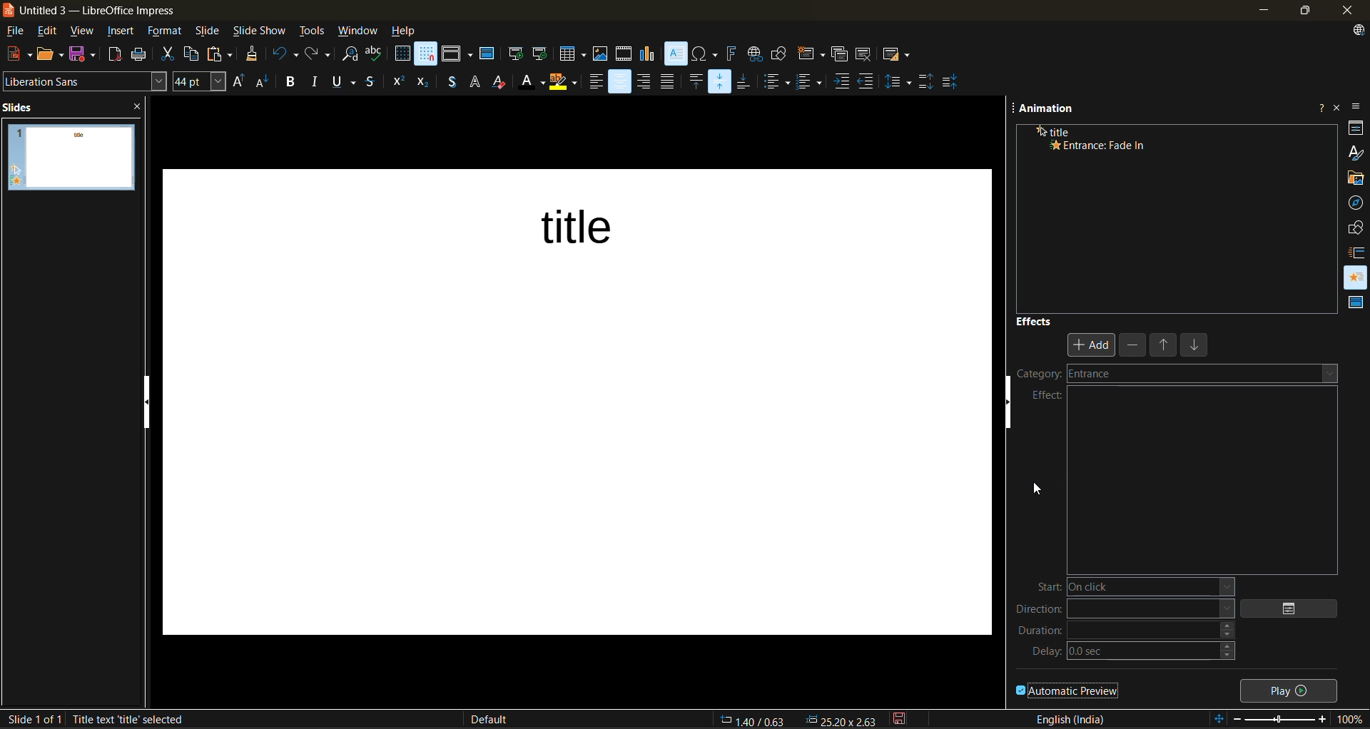 This screenshot has height=729, width=1370. What do you see at coordinates (1135, 655) in the screenshot?
I see `delay` at bounding box center [1135, 655].